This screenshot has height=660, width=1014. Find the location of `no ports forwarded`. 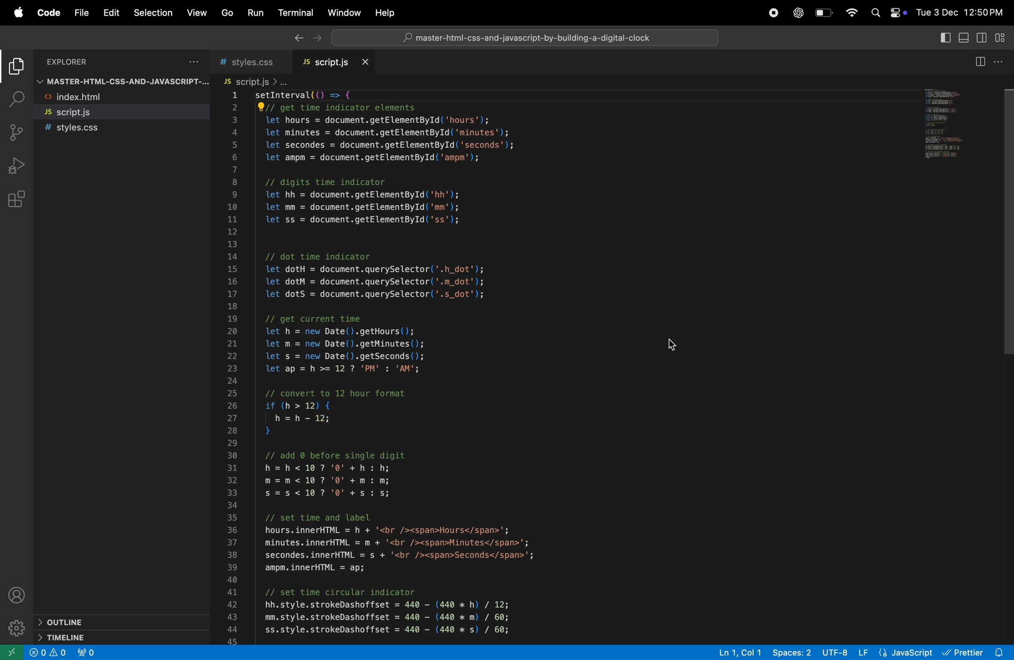

no ports forwarded is located at coordinates (86, 651).